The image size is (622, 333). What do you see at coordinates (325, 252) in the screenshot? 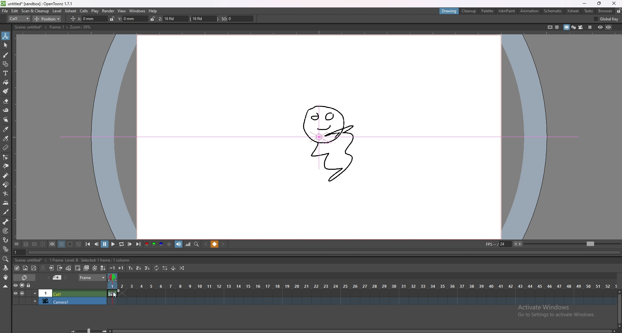
I see `animation player` at bounding box center [325, 252].